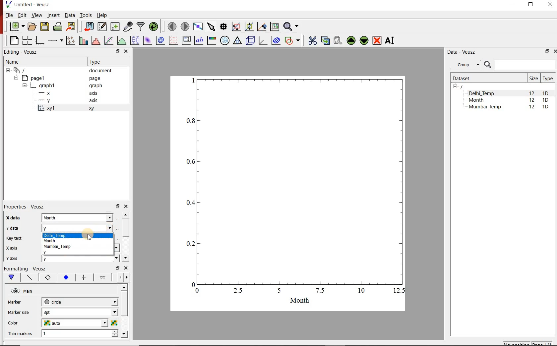 Image resolution: width=557 pixels, height=346 pixels. I want to click on close, so click(125, 206).